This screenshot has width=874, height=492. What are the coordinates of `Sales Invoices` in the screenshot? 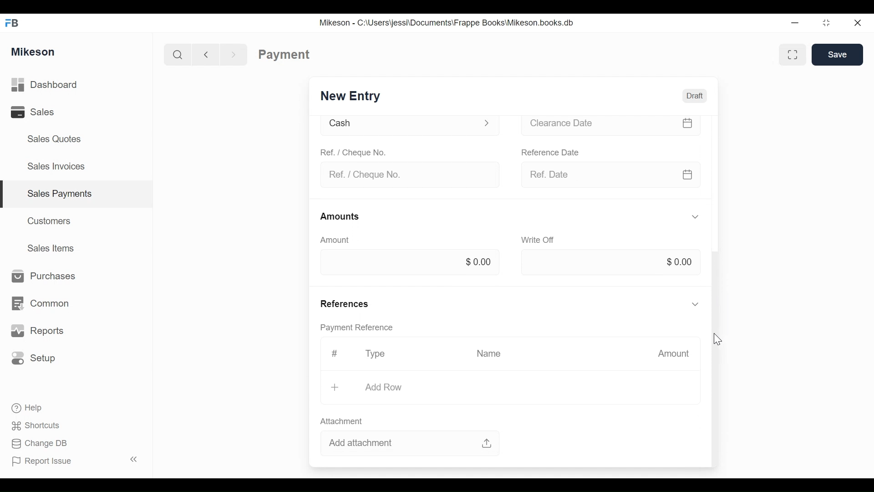 It's located at (53, 167).